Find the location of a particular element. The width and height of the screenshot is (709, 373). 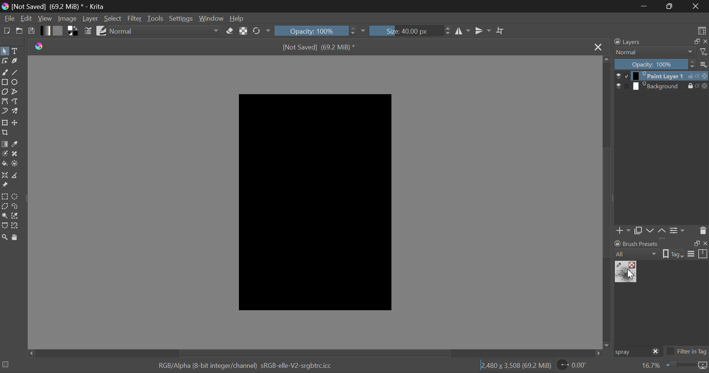

Magnetic Selection is located at coordinates (17, 226).